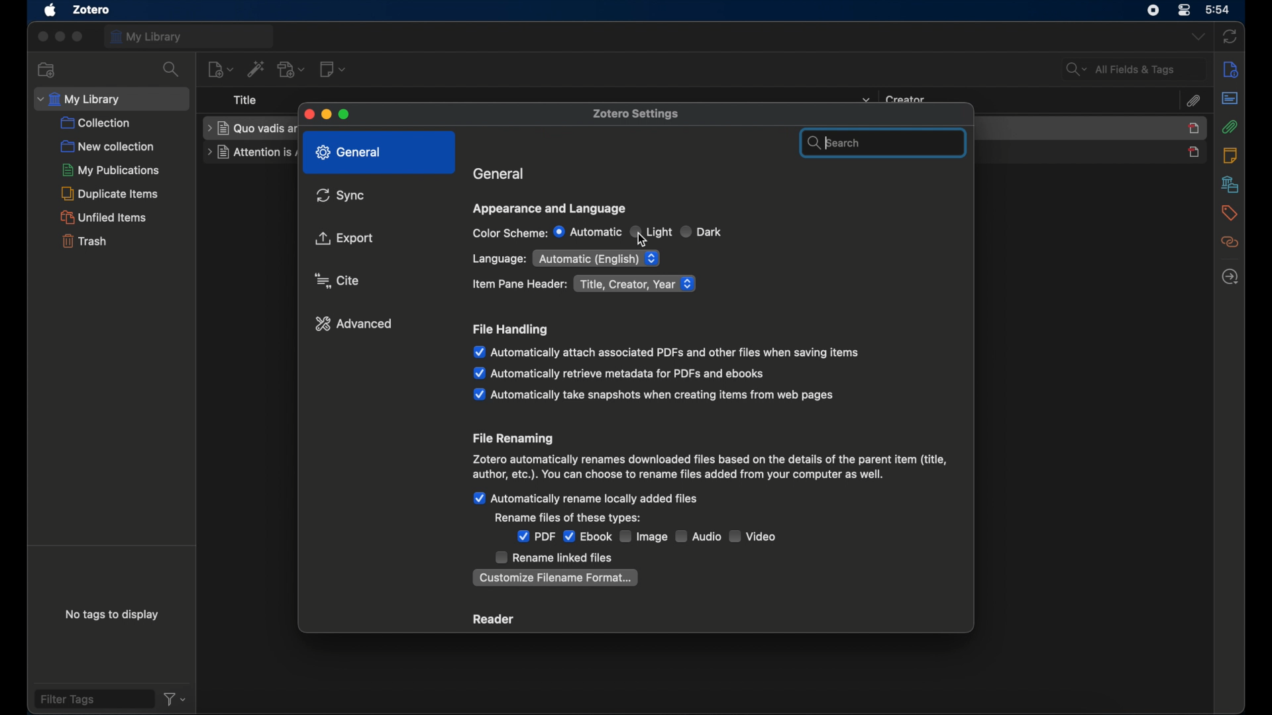  Describe the element at coordinates (113, 170) in the screenshot. I see `my publications` at that location.